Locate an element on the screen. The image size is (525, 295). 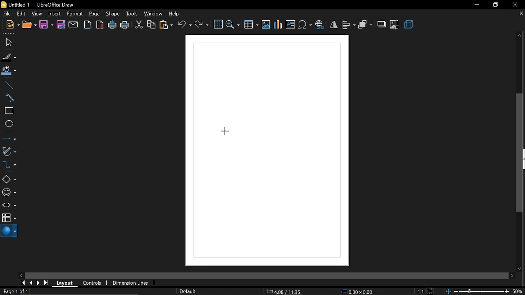
close is located at coordinates (514, 5).